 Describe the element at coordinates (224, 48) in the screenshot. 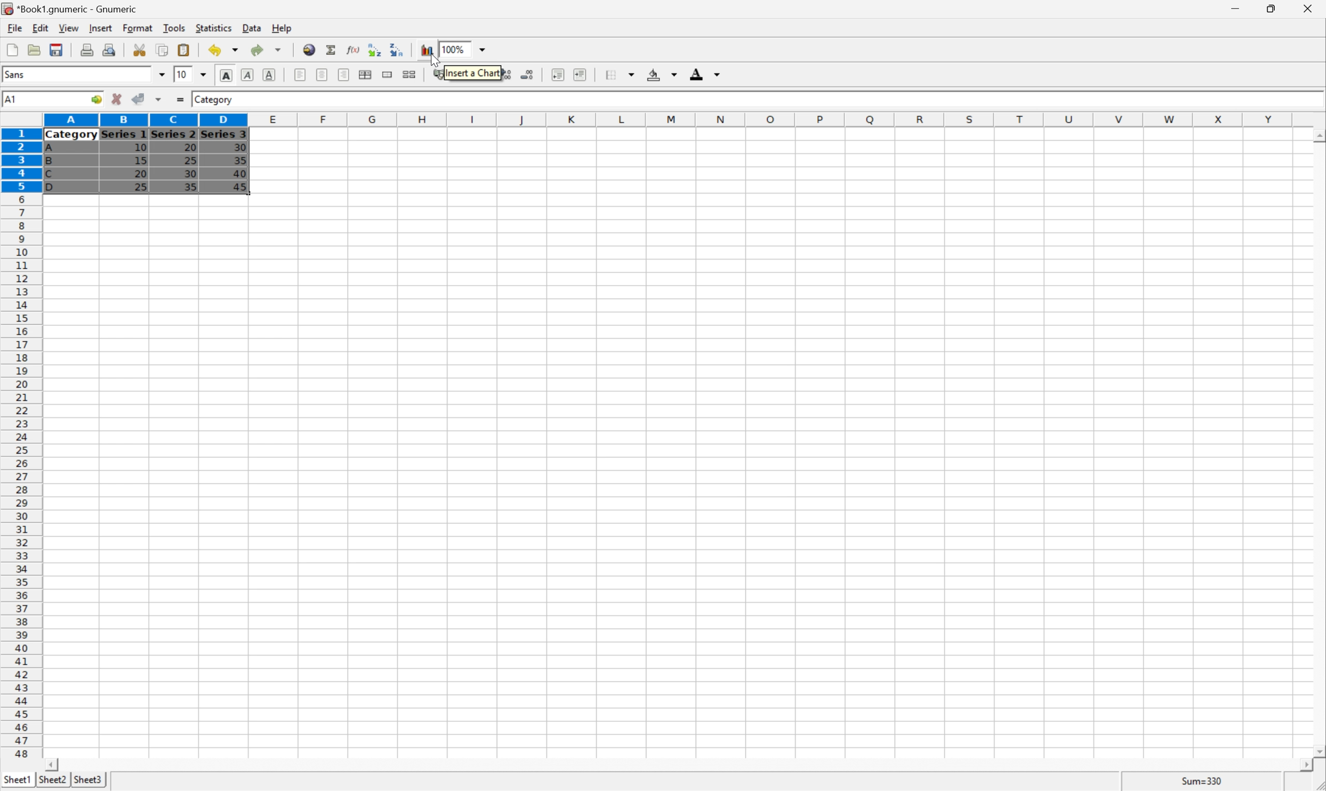

I see `Undo` at that location.